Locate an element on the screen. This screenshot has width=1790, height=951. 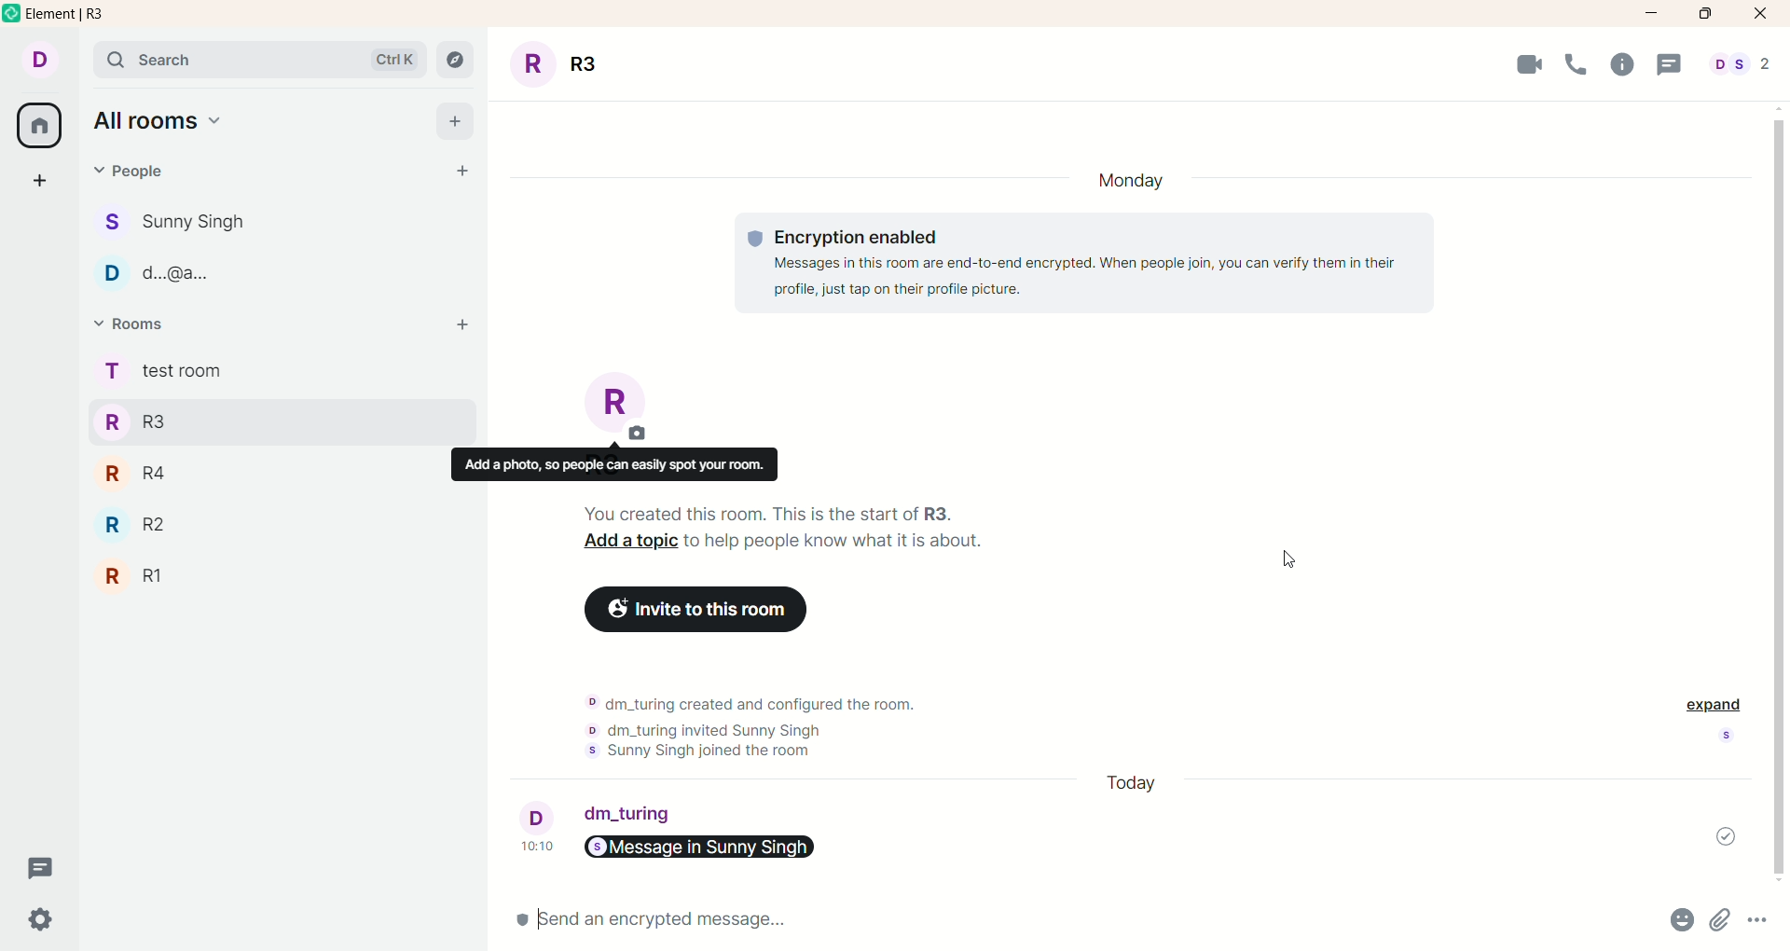
Message is located at coordinates (1673, 62).